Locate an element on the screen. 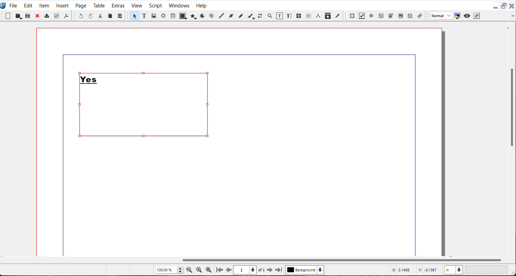 The height and width of the screenshot is (276, 516). Minimize is located at coordinates (495, 5).